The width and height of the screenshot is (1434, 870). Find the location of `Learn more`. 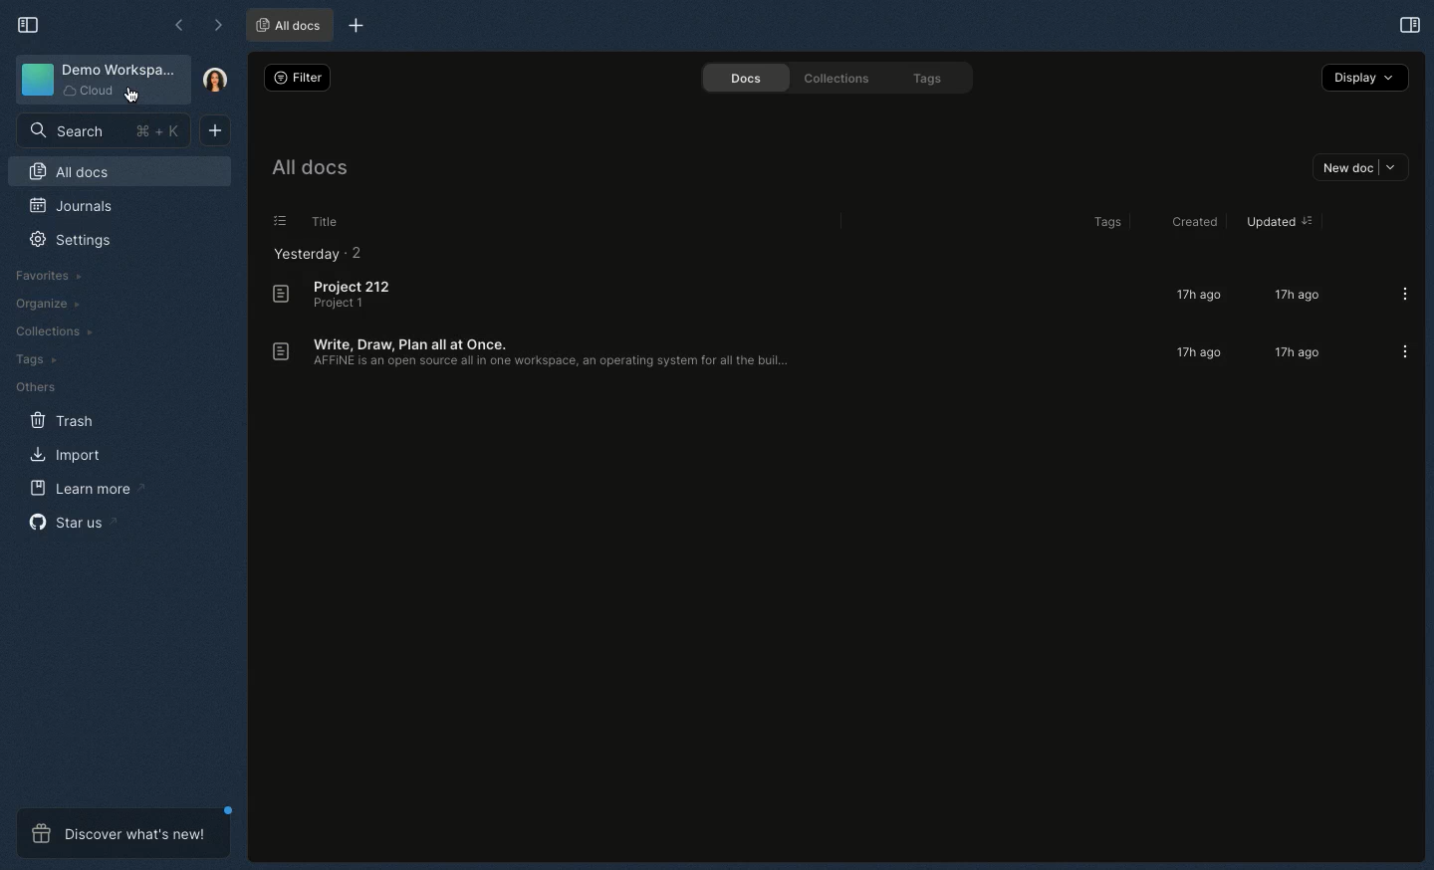

Learn more is located at coordinates (84, 490).